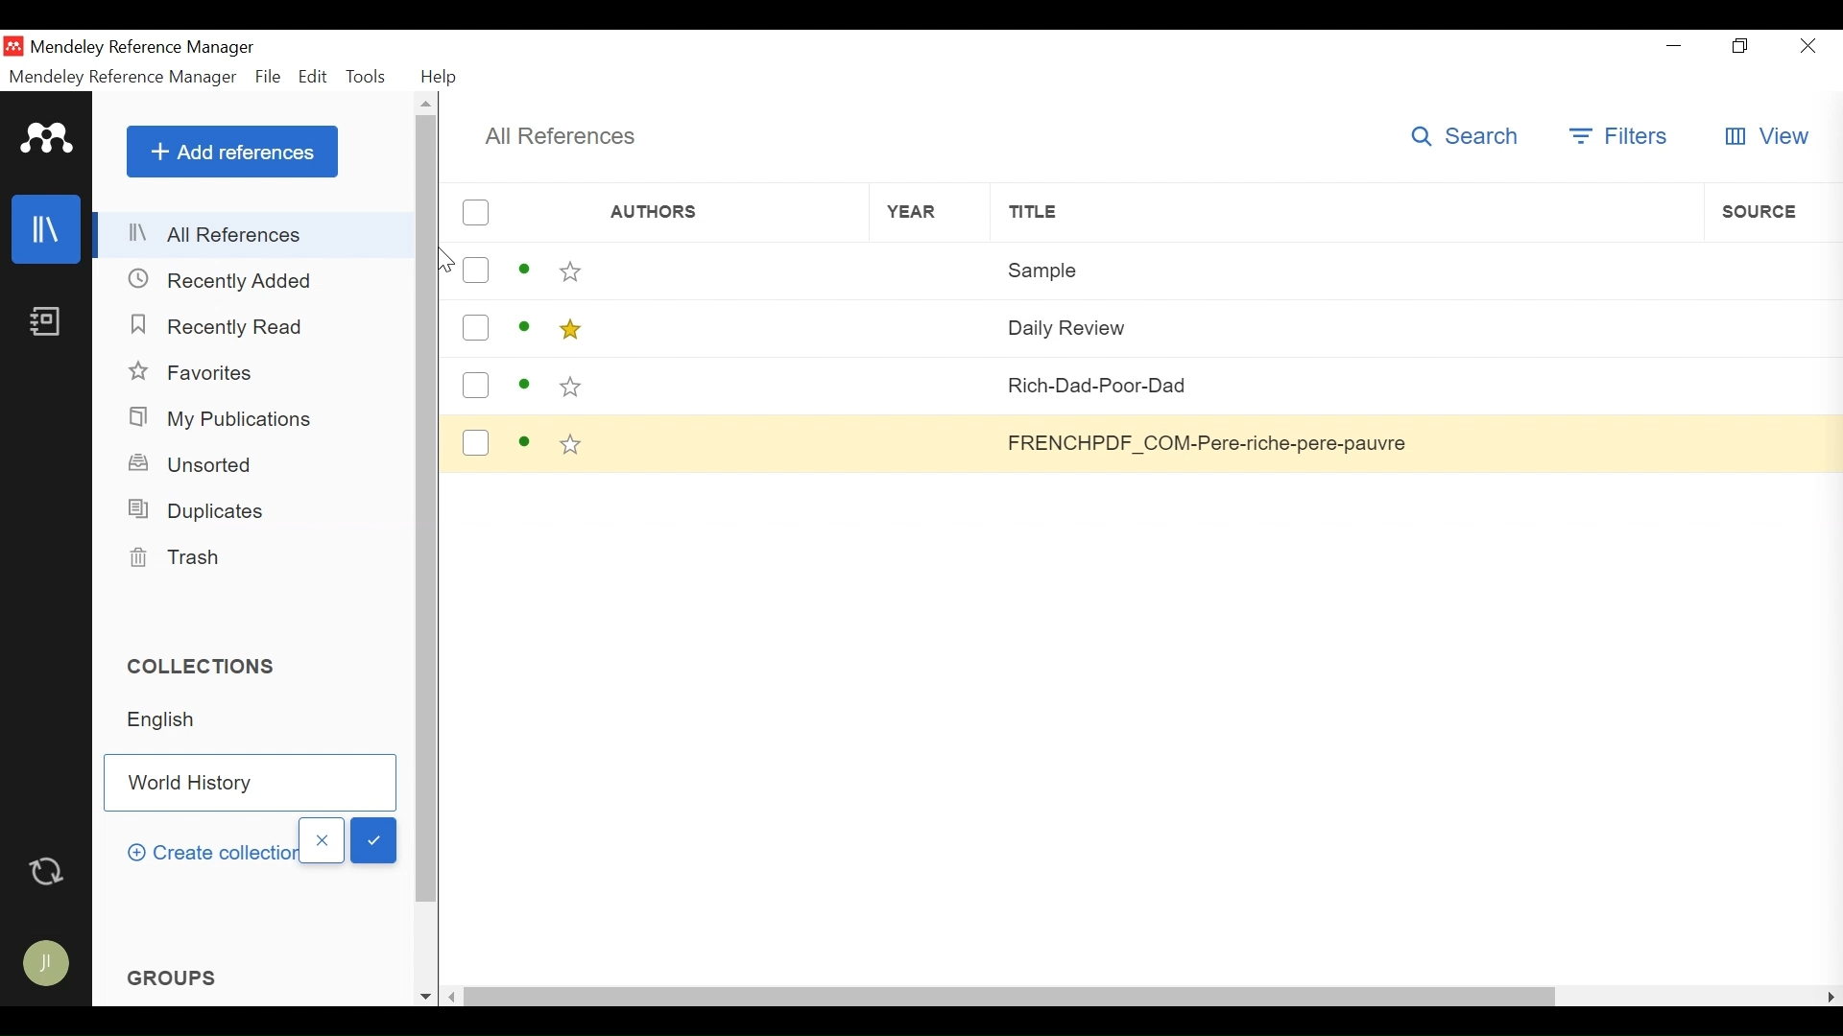 This screenshot has height=1036, width=1843. I want to click on Trash, so click(180, 558).